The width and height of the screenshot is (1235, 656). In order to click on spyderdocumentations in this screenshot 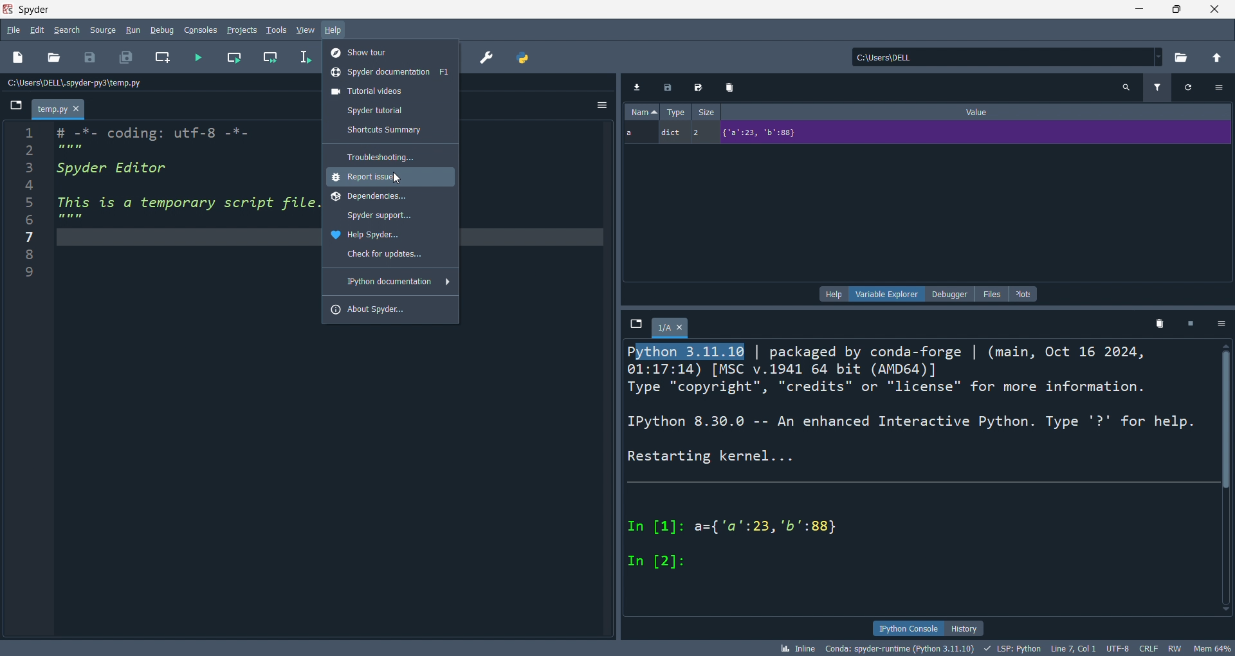, I will do `click(391, 71)`.